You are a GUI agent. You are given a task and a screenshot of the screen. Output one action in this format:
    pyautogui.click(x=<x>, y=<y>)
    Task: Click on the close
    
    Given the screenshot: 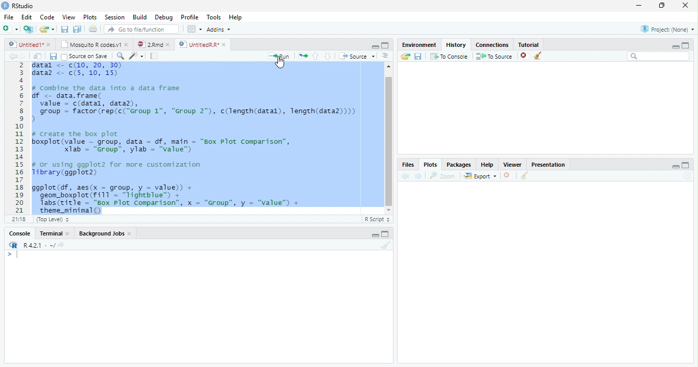 What is the action you would take?
    pyautogui.click(x=224, y=44)
    